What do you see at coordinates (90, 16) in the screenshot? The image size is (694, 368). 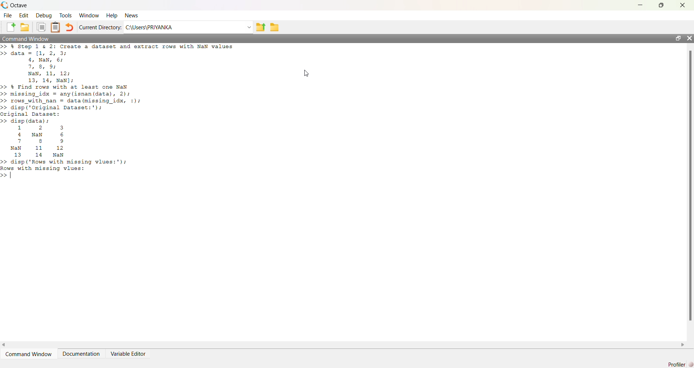 I see `Window` at bounding box center [90, 16].